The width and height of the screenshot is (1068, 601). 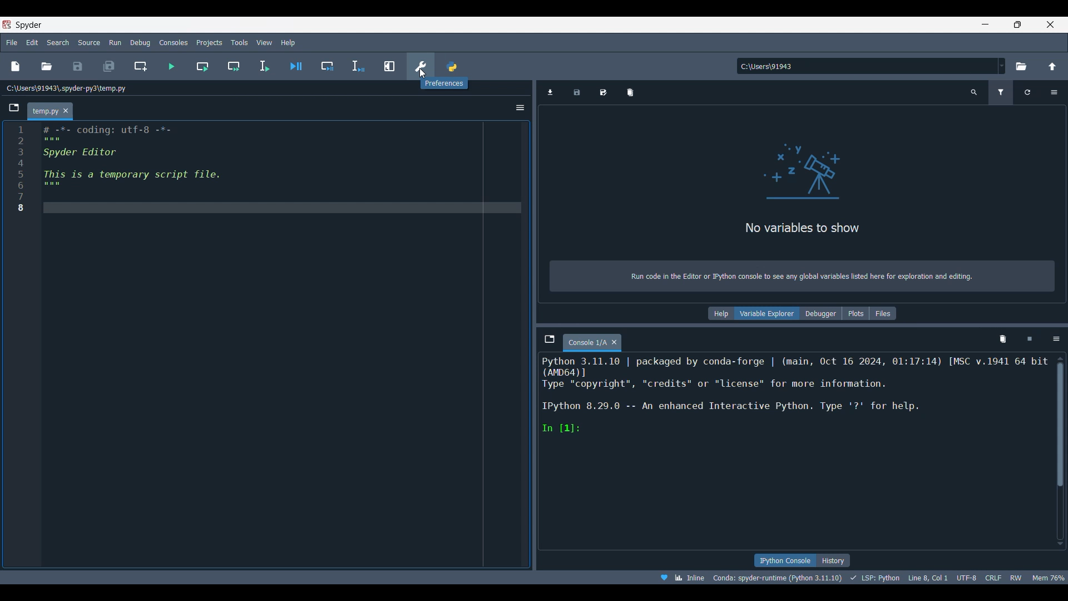 What do you see at coordinates (1018, 578) in the screenshot?
I see `rw` at bounding box center [1018, 578].